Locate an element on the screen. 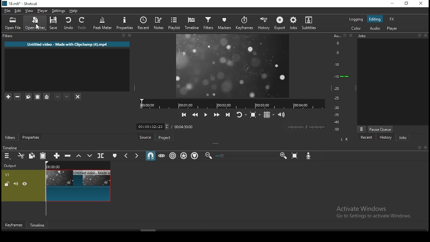 This screenshot has height=242, width=430. export is located at coordinates (279, 23).